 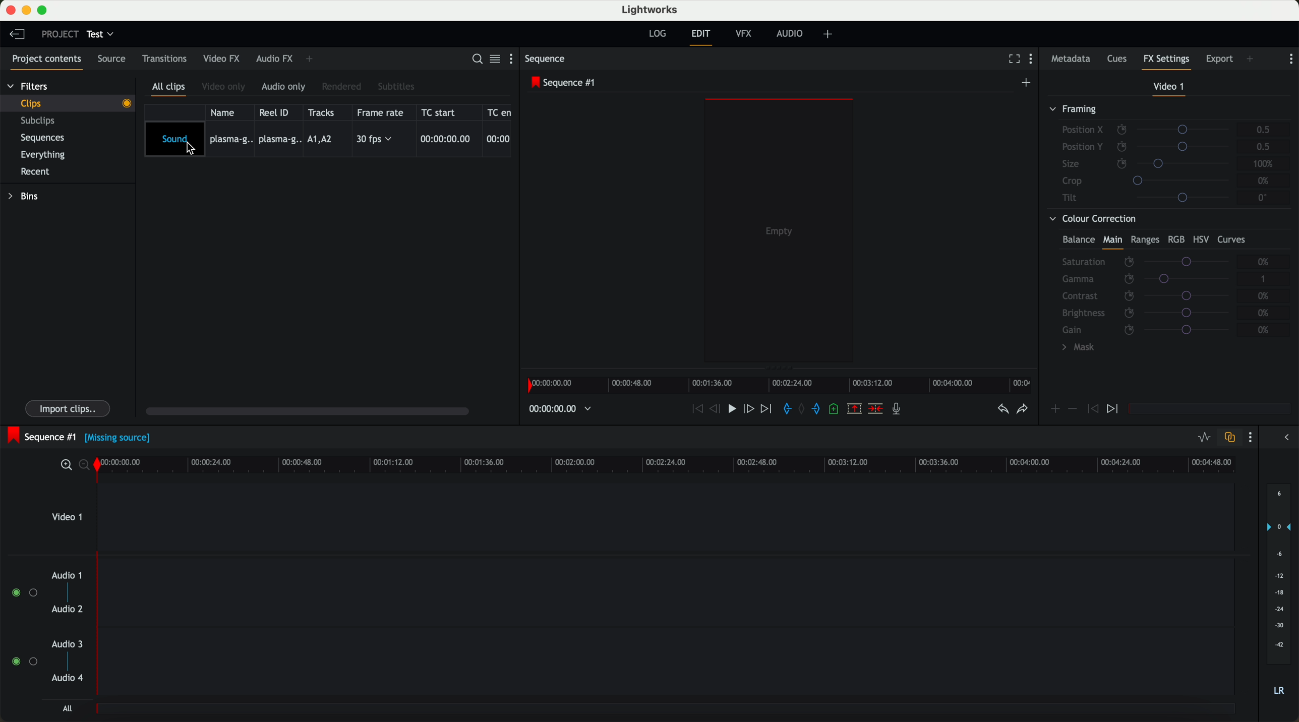 I want to click on jump to next keyframe, so click(x=1114, y=409).